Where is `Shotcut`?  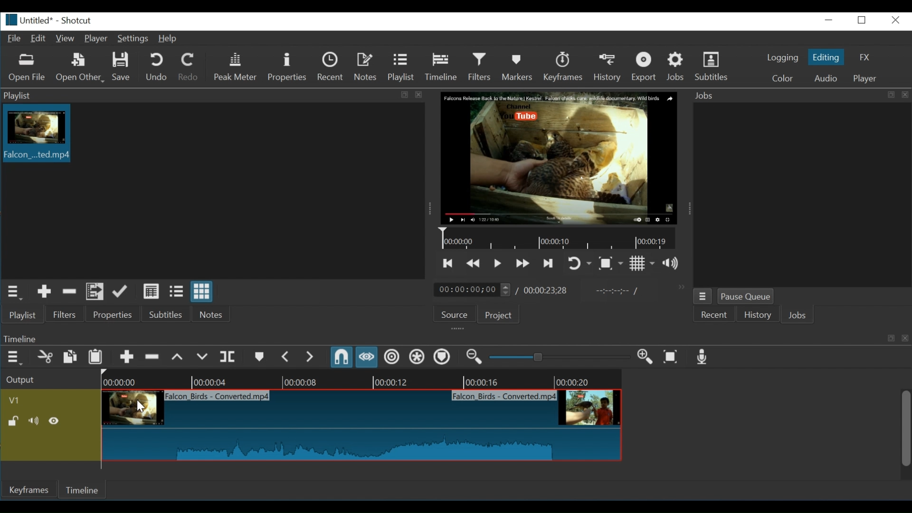
Shotcut is located at coordinates (76, 21).